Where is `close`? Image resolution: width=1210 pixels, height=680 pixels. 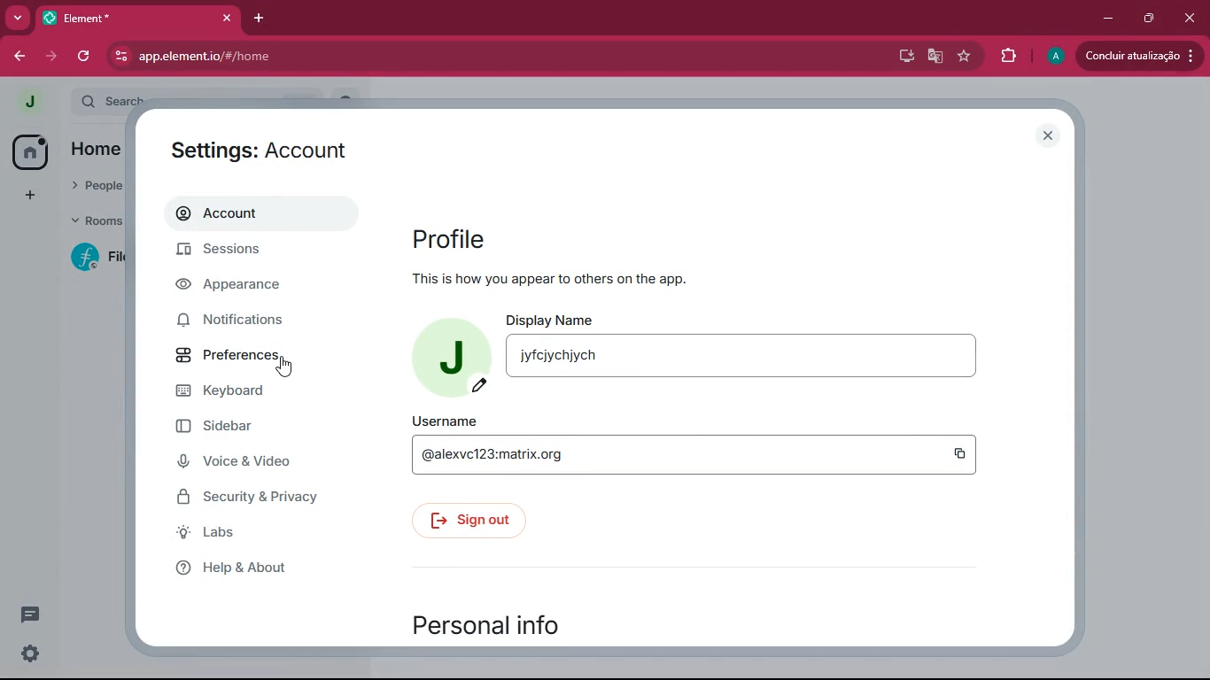 close is located at coordinates (1050, 137).